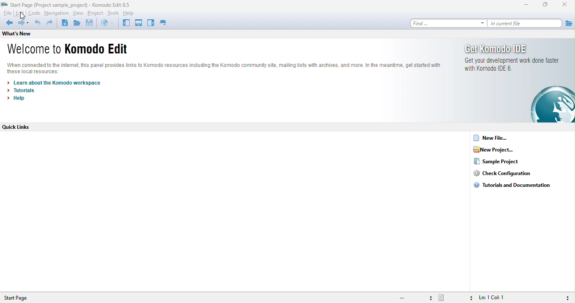 Image resolution: width=575 pixels, height=303 pixels. I want to click on sample project, so click(503, 162).